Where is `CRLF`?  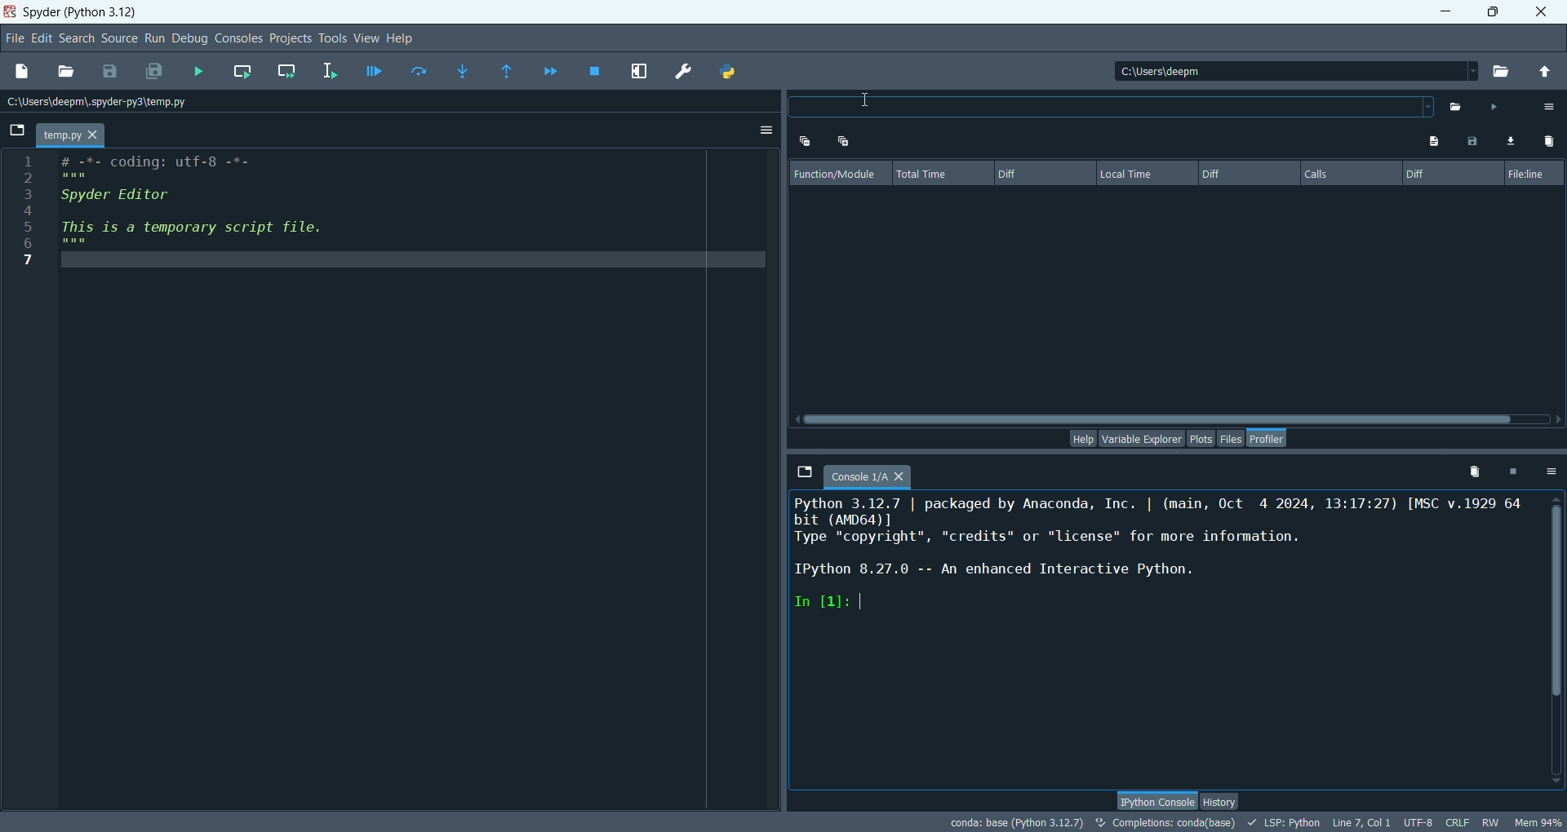
CRLF is located at coordinates (1460, 823).